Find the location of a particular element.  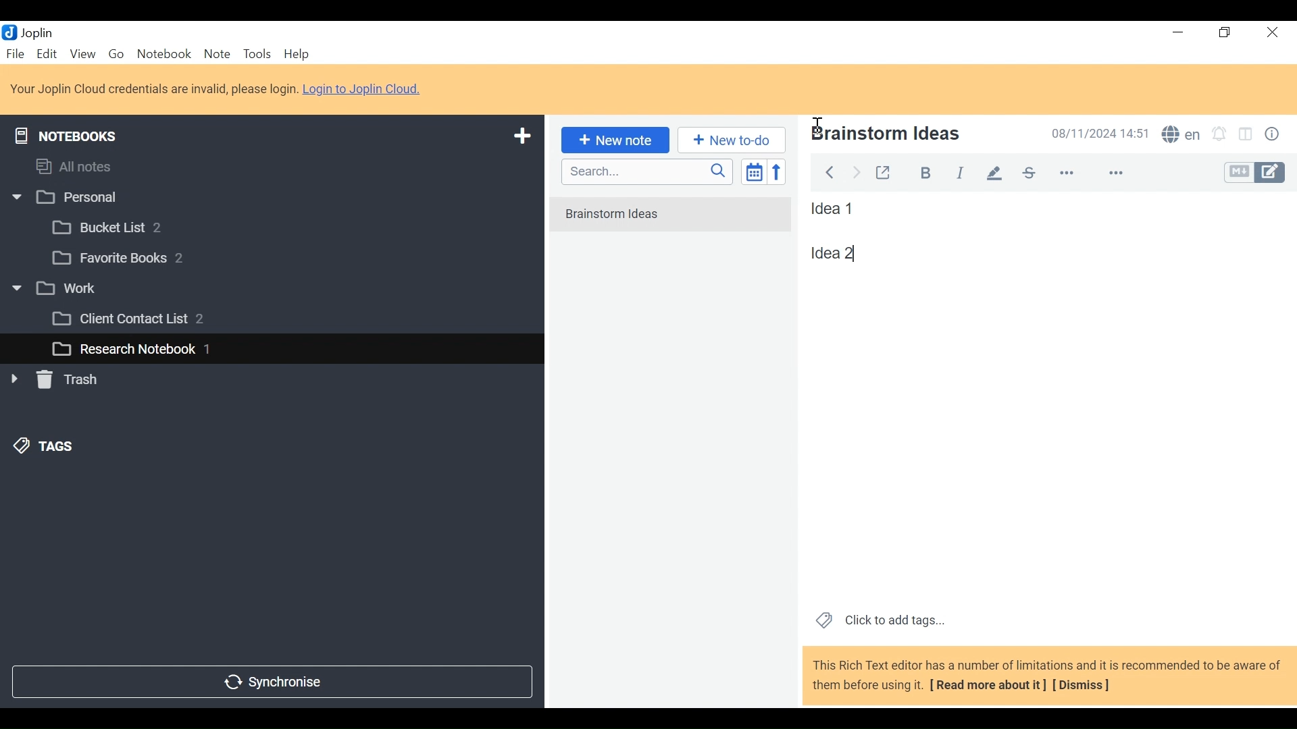

[3 Client Contact List 2 is located at coordinates (148, 322).